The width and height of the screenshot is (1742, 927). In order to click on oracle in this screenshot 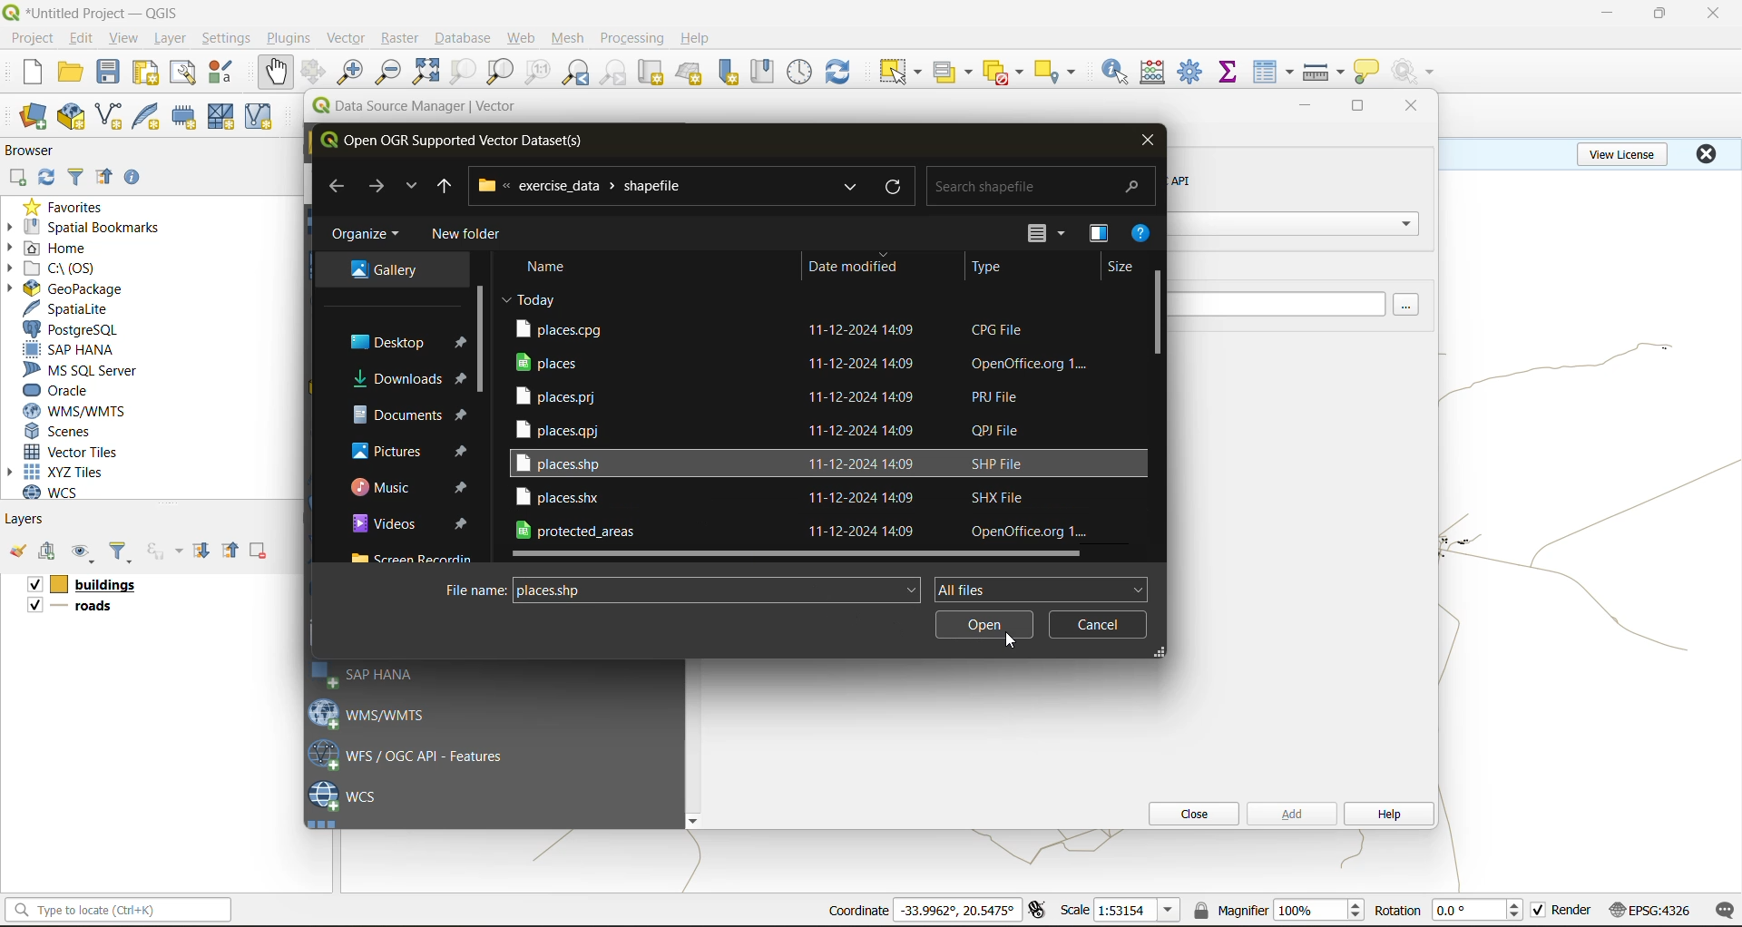, I will do `click(64, 391)`.